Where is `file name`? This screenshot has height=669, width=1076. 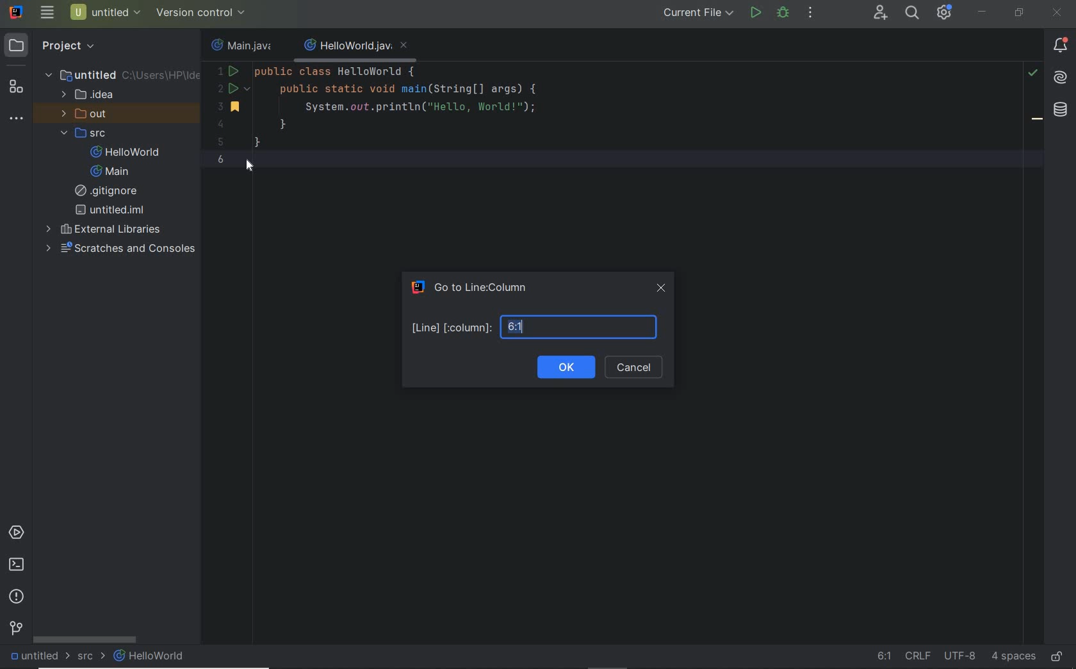
file name is located at coordinates (357, 47).